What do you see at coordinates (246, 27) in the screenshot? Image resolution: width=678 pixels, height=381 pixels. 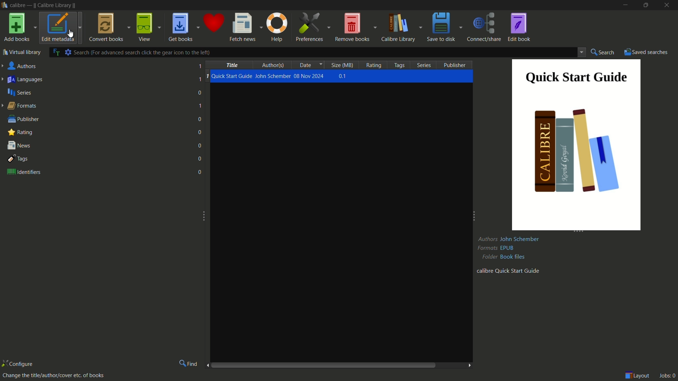 I see `fetch news` at bounding box center [246, 27].